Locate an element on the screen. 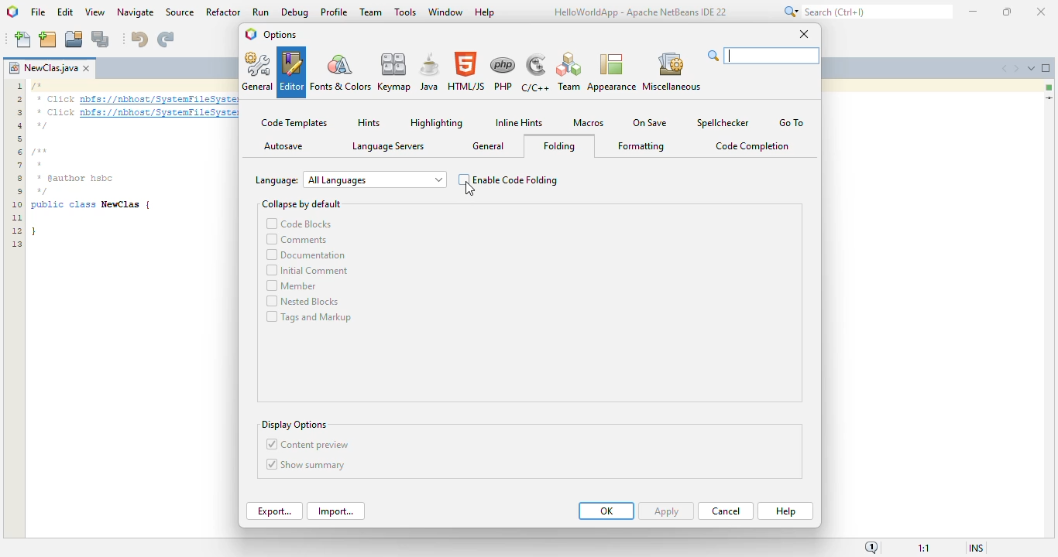 The image size is (1058, 557). magnification ratio is located at coordinates (924, 548).